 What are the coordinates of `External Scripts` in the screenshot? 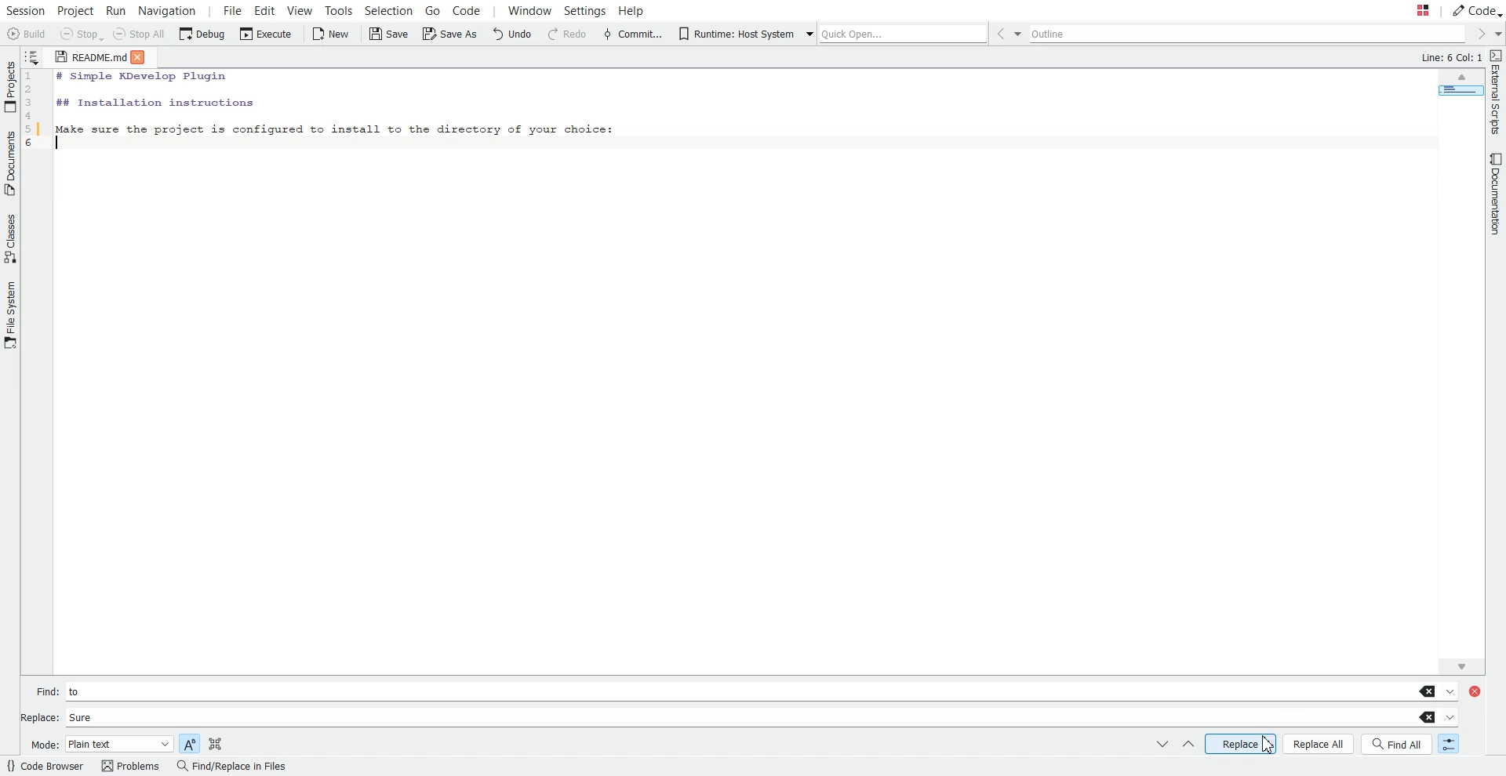 It's located at (1497, 92).